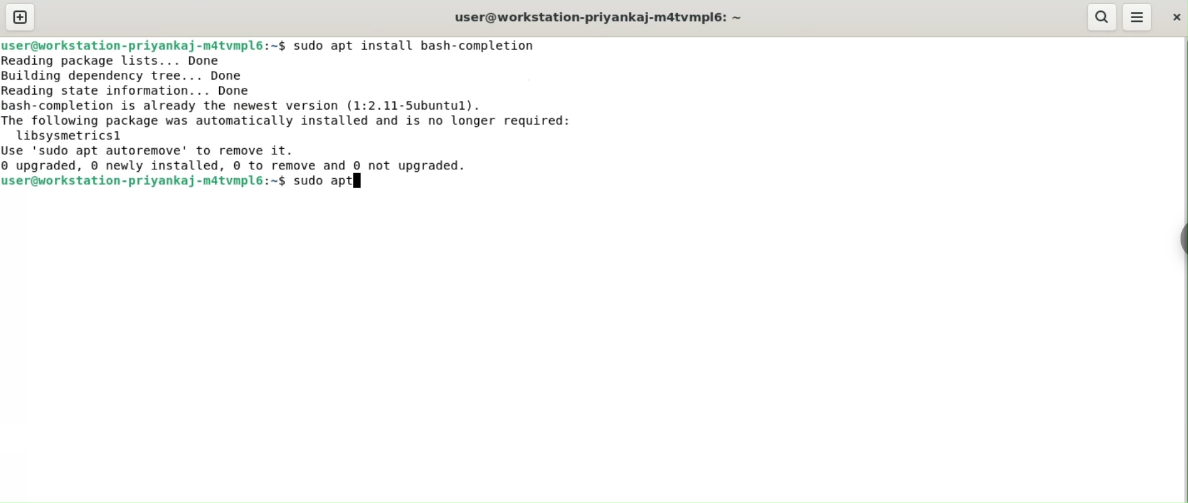 This screenshot has height=503, width=1188. What do you see at coordinates (300, 114) in the screenshot?
I see `neadlng package Lists... bone

Building dependency tree... Done

Reading state information... Done

bash-completion is already the newest version (1:2.11-5ubuntul).

The following package was automatically installed and is no longer required:
libsysmetricsl

Use 'sudo apt autoremove' to remove it.

® upgraded, © newly installed, © to remove and © not upgraded.` at bounding box center [300, 114].